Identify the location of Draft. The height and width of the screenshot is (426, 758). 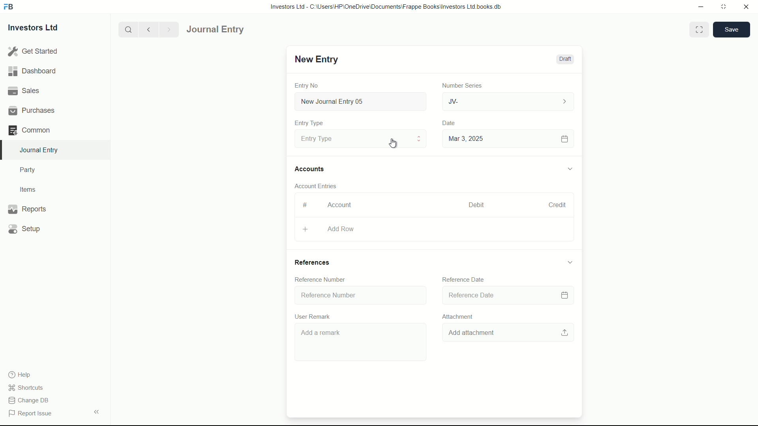
(565, 59).